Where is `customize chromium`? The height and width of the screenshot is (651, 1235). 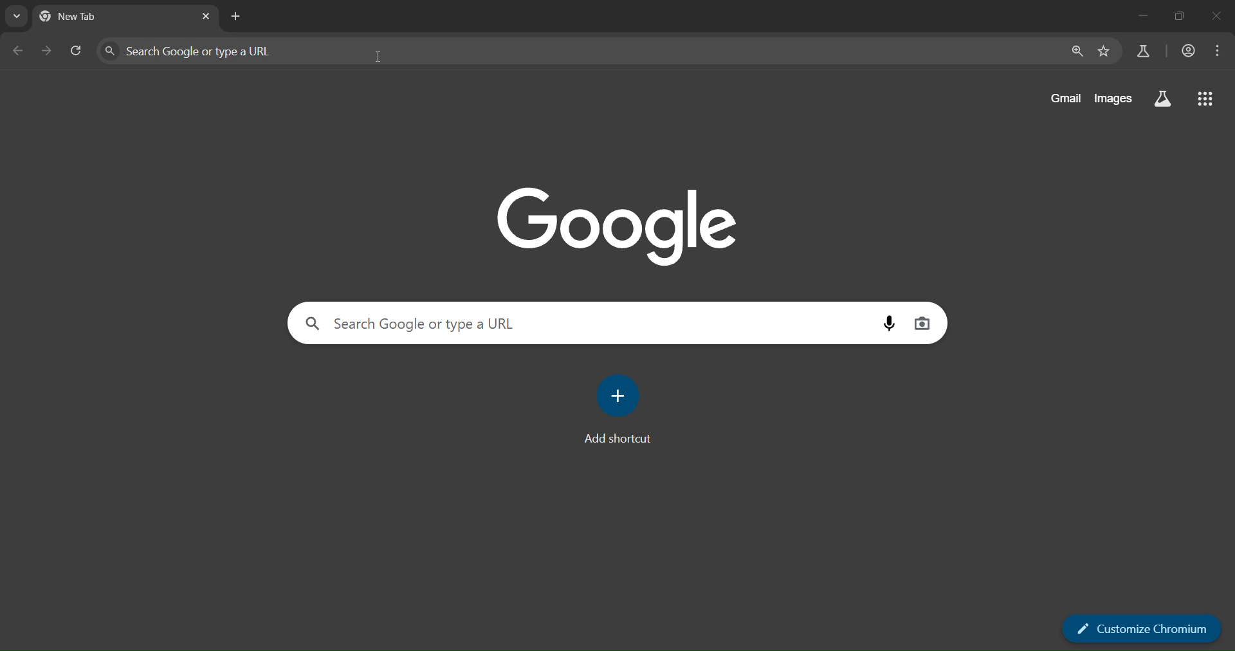
customize chromium is located at coordinates (1144, 628).